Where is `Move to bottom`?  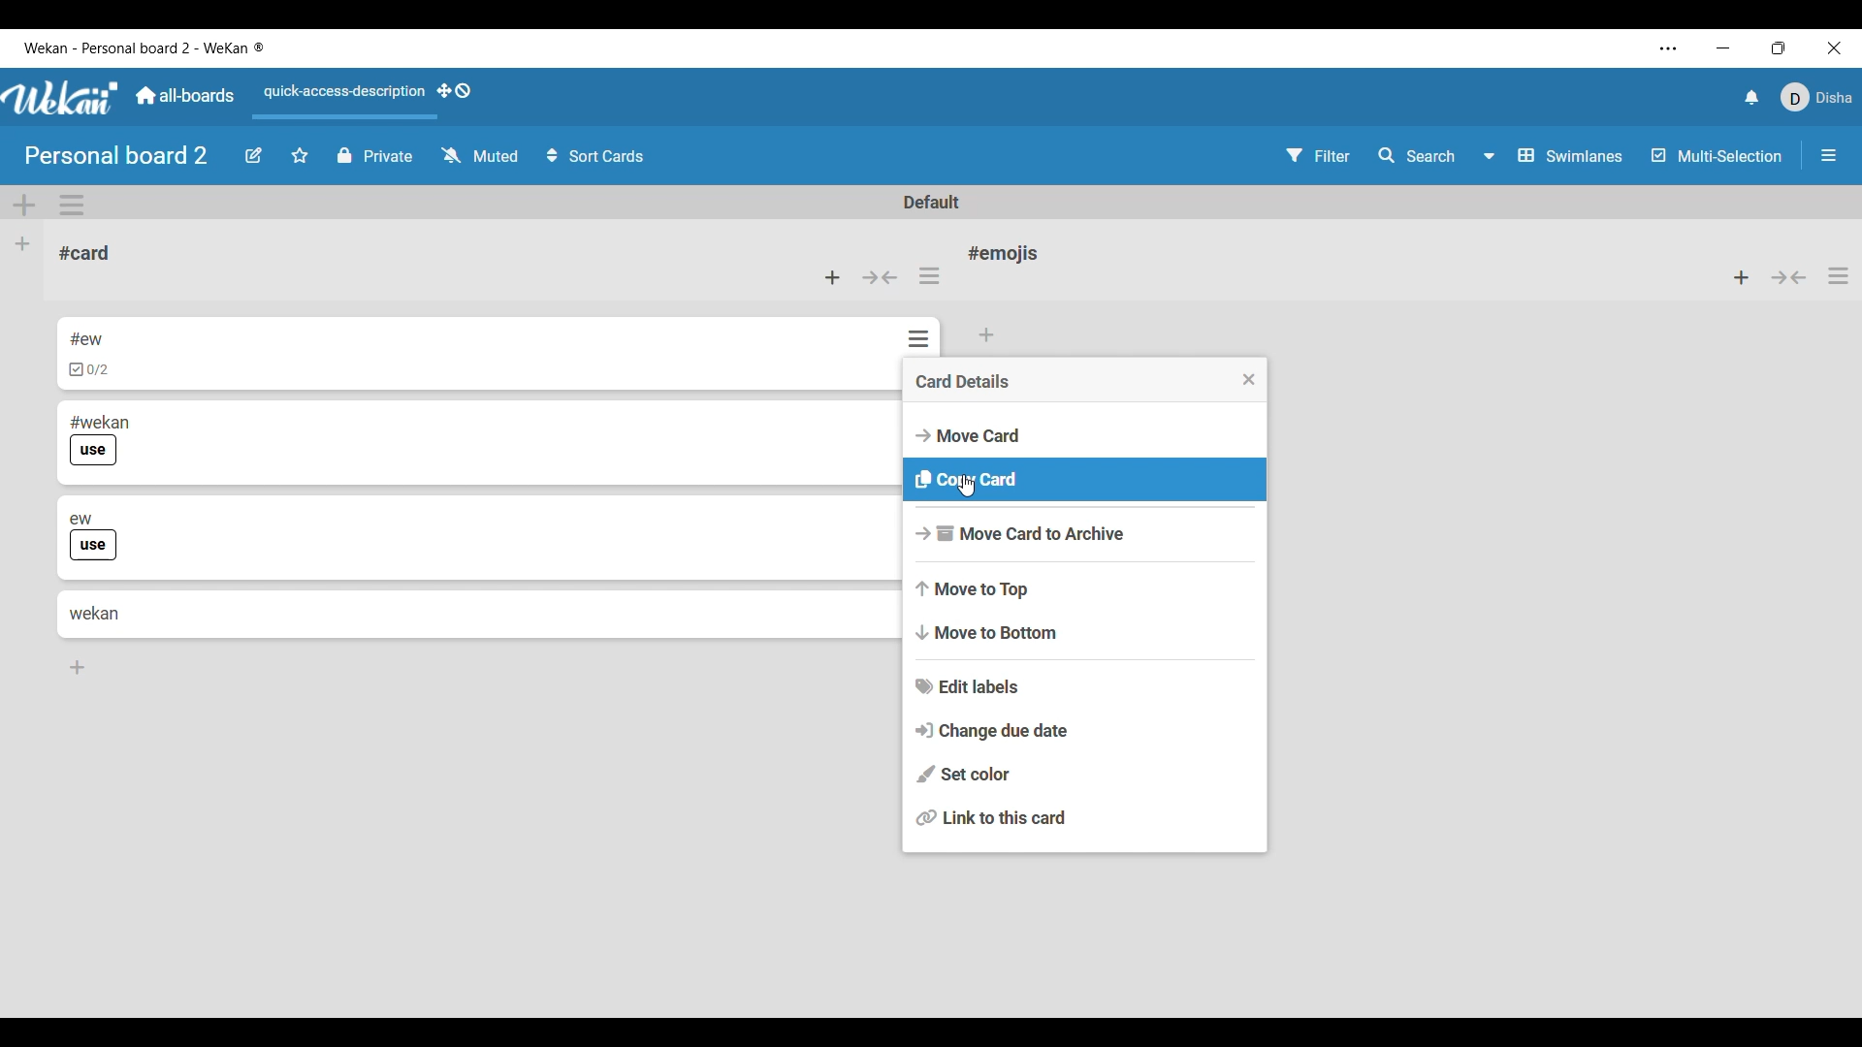
Move to bottom is located at coordinates (1082, 633).